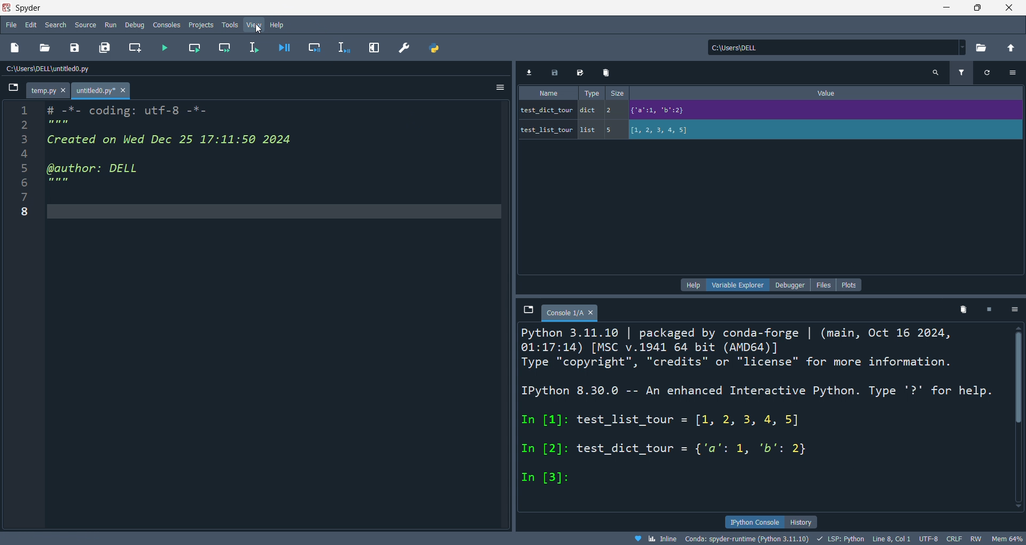 The height and width of the screenshot is (545, 1026). Describe the element at coordinates (532, 73) in the screenshot. I see `import` at that location.